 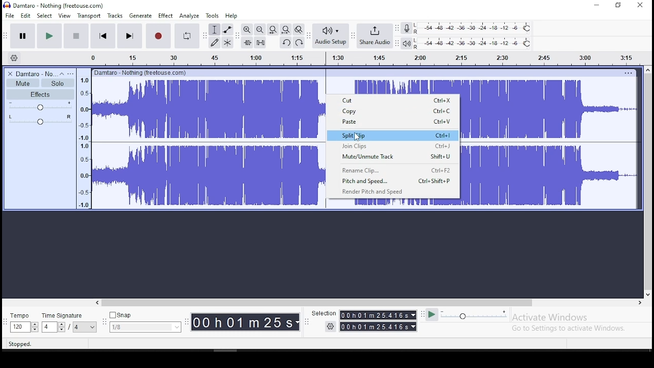 What do you see at coordinates (317, 302) in the screenshot?
I see `scroll bar` at bounding box center [317, 302].